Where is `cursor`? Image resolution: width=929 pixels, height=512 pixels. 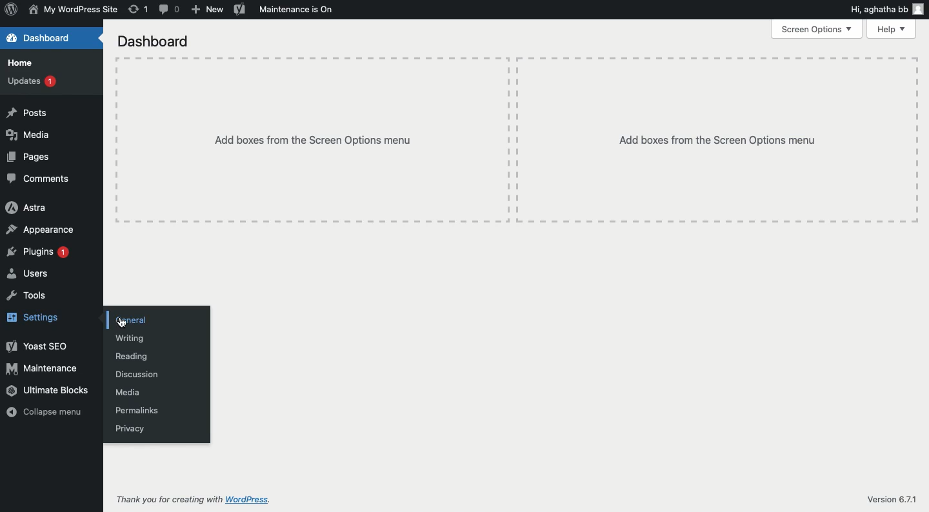
cursor is located at coordinates (122, 324).